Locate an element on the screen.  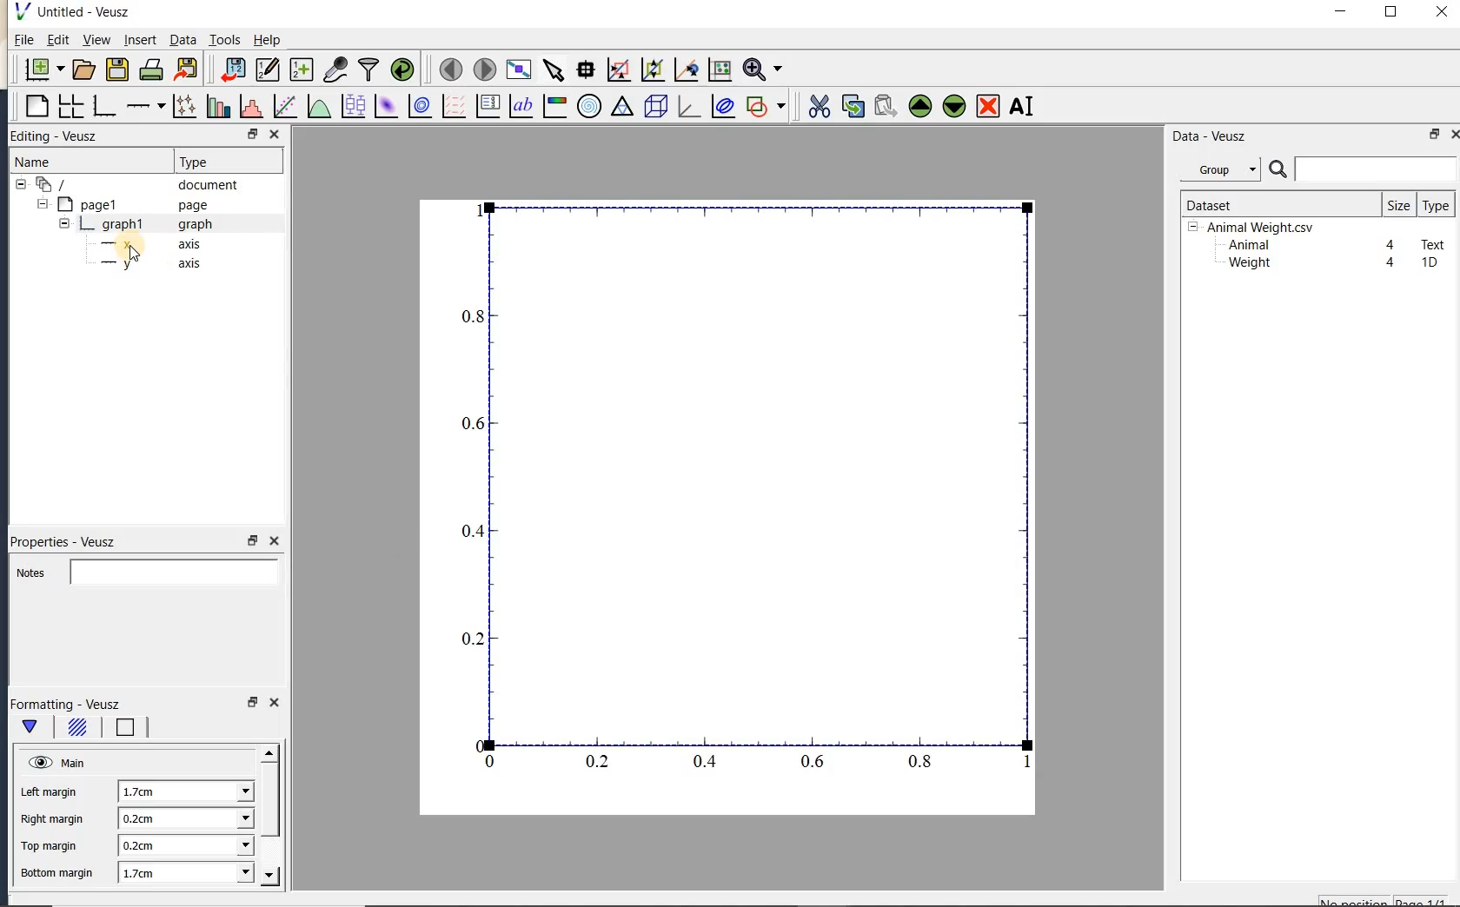
close is located at coordinates (1454, 135).